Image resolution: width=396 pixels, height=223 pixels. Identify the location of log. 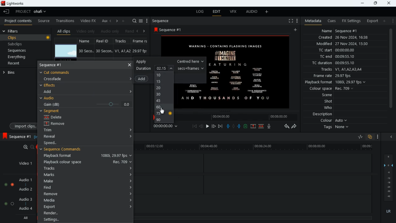
(199, 12).